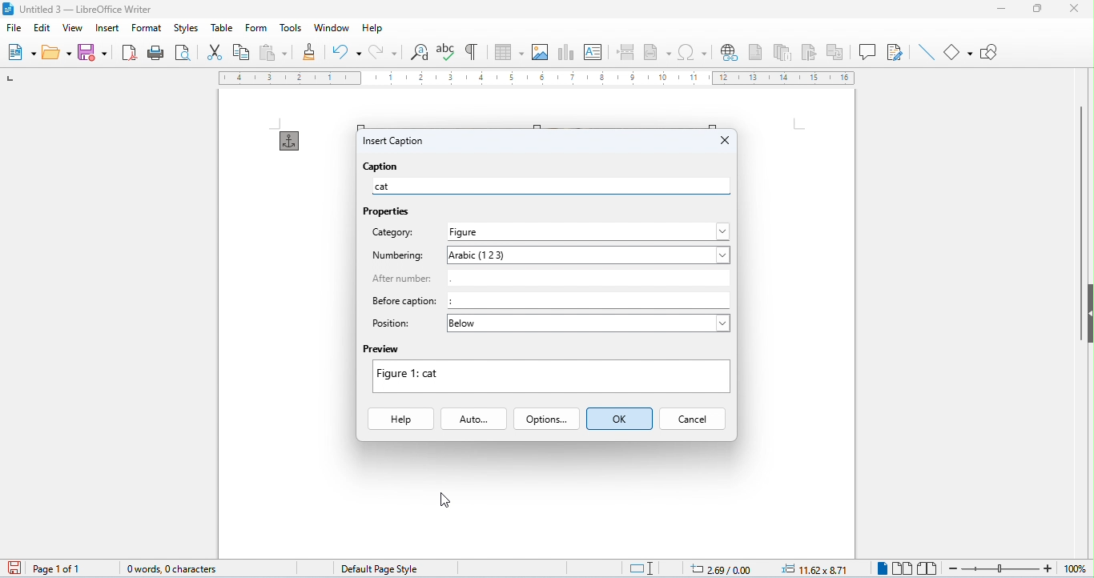 The height and width of the screenshot is (578, 1094). I want to click on category, so click(395, 232).